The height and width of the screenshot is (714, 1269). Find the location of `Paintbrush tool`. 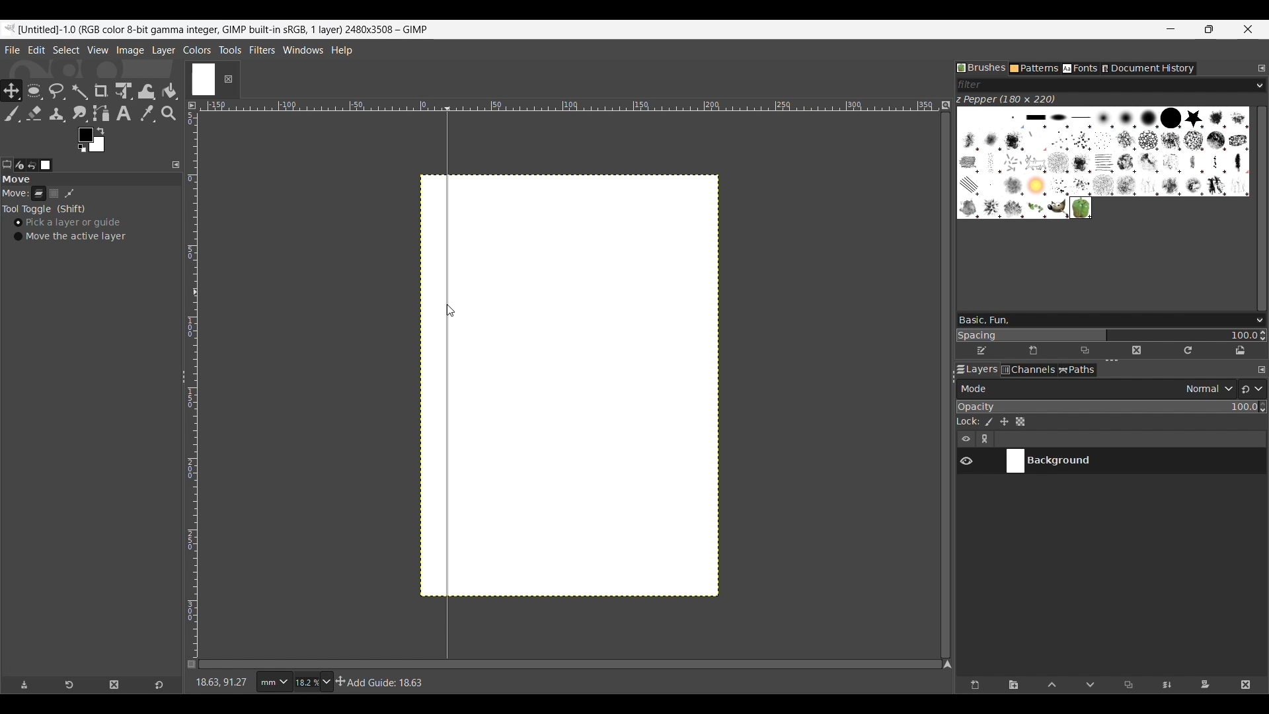

Paintbrush tool is located at coordinates (10, 114).